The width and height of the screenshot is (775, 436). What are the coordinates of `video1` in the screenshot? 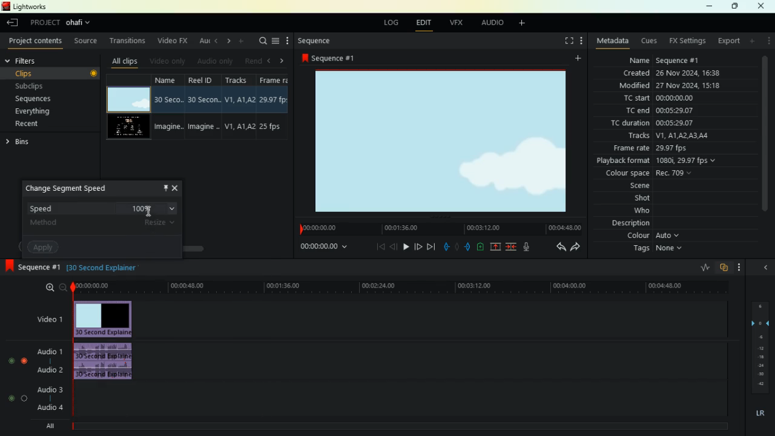 It's located at (47, 319).